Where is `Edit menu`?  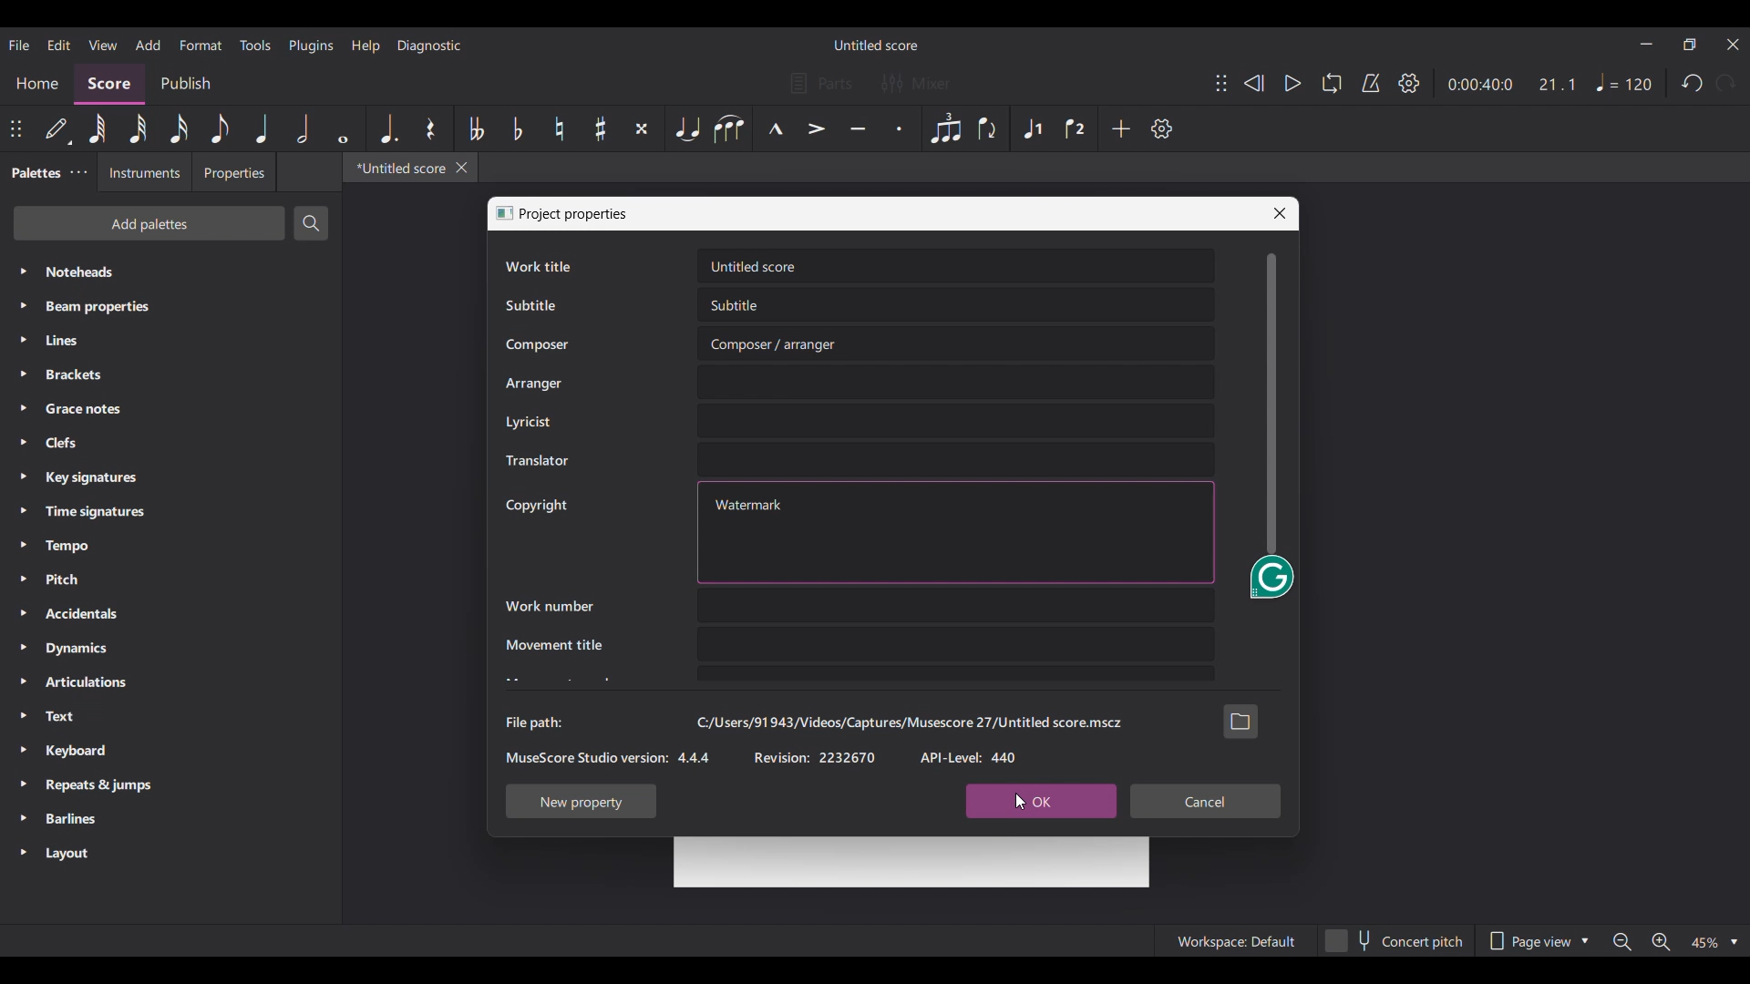 Edit menu is located at coordinates (59, 45).